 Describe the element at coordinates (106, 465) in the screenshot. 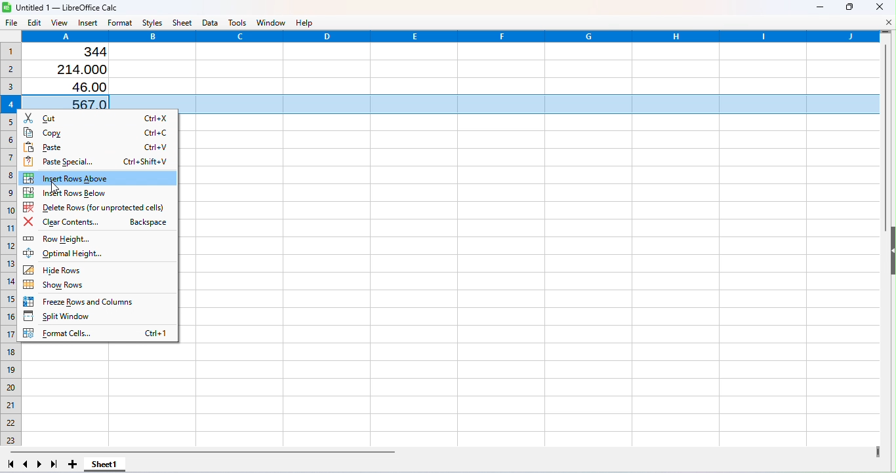

I see `Sheet1` at that location.